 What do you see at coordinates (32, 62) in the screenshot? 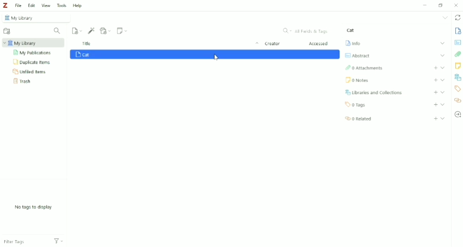
I see `Duplicate Items` at bounding box center [32, 62].